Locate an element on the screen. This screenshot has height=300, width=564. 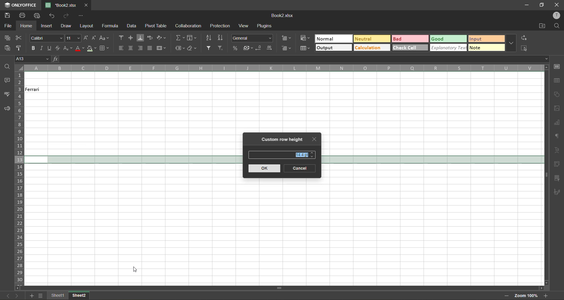
zoom out is located at coordinates (504, 295).